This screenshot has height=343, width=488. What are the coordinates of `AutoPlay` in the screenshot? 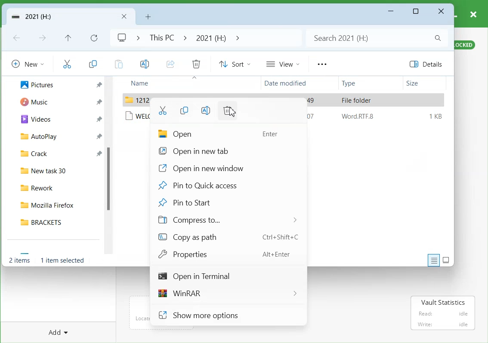 It's located at (38, 138).